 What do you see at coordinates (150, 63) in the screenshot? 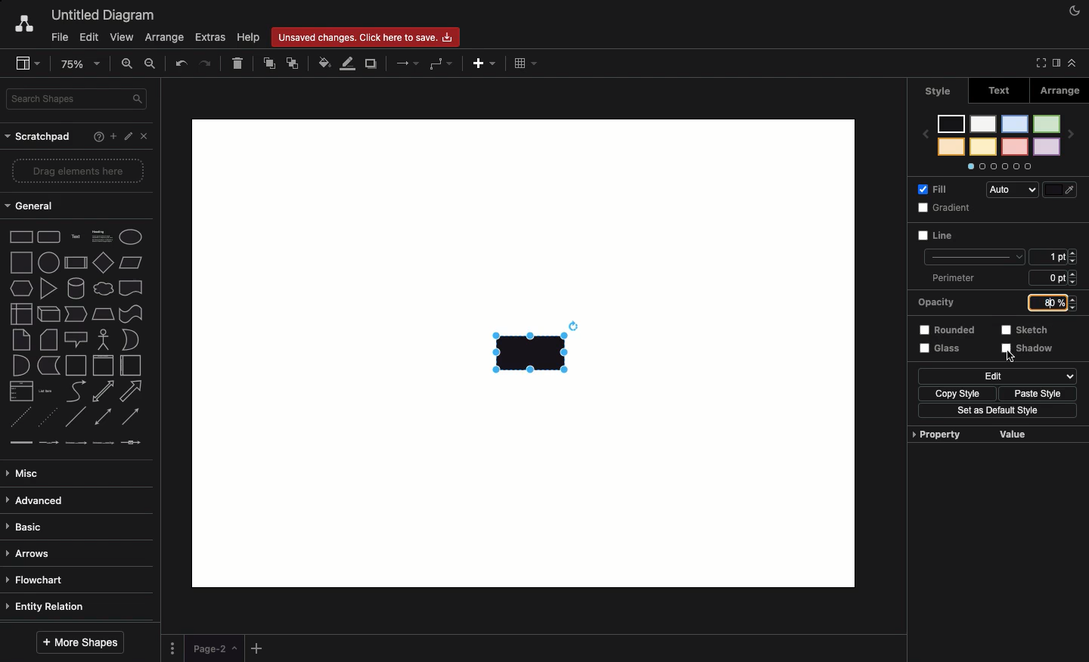
I see `Zoom out` at bounding box center [150, 63].